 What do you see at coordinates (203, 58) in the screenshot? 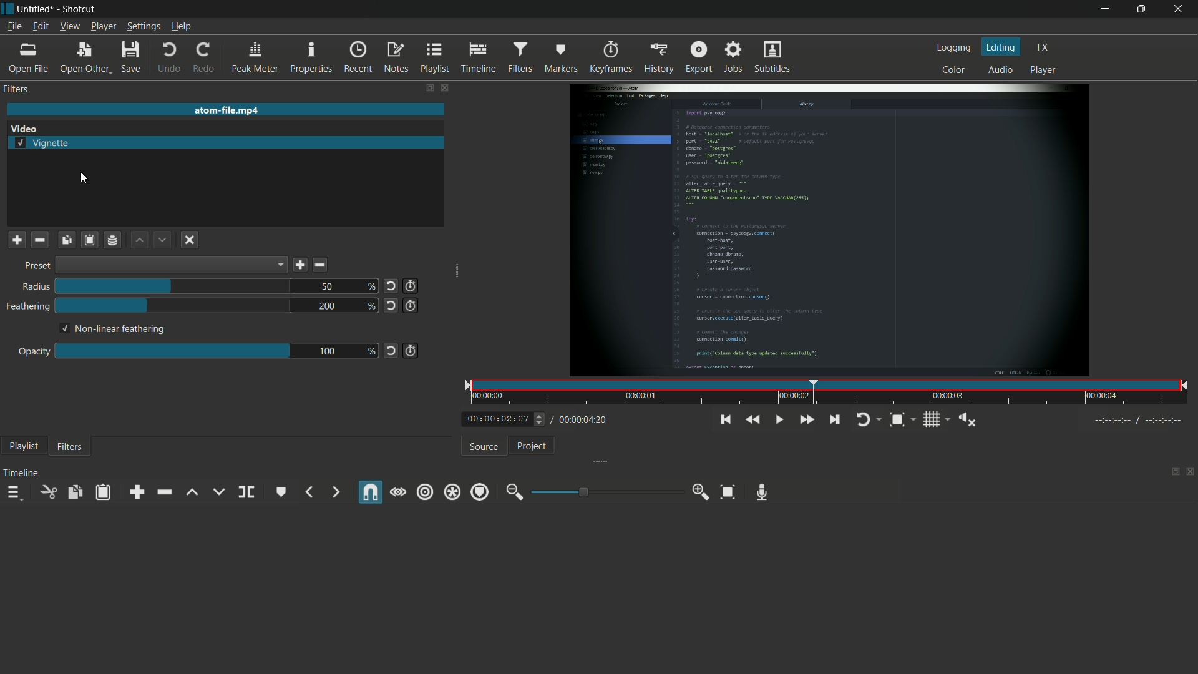
I see `redo` at bounding box center [203, 58].